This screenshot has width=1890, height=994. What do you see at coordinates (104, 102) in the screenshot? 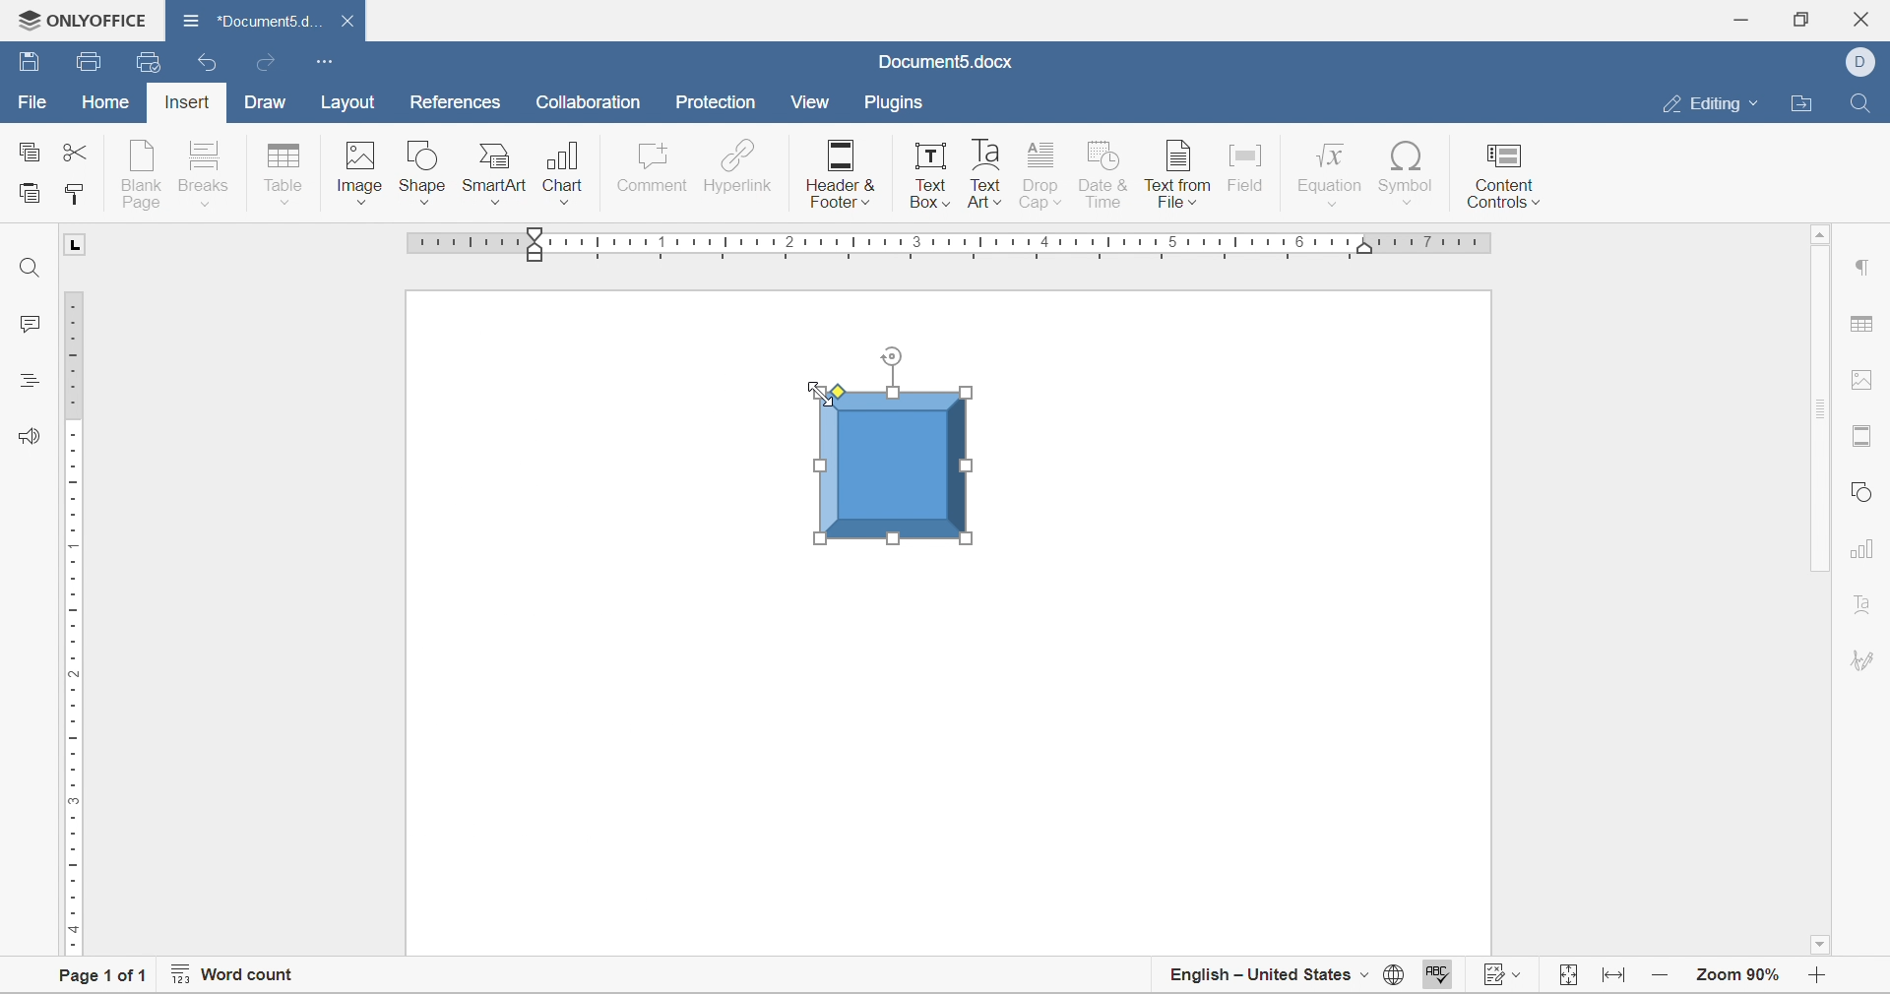
I see `home` at bounding box center [104, 102].